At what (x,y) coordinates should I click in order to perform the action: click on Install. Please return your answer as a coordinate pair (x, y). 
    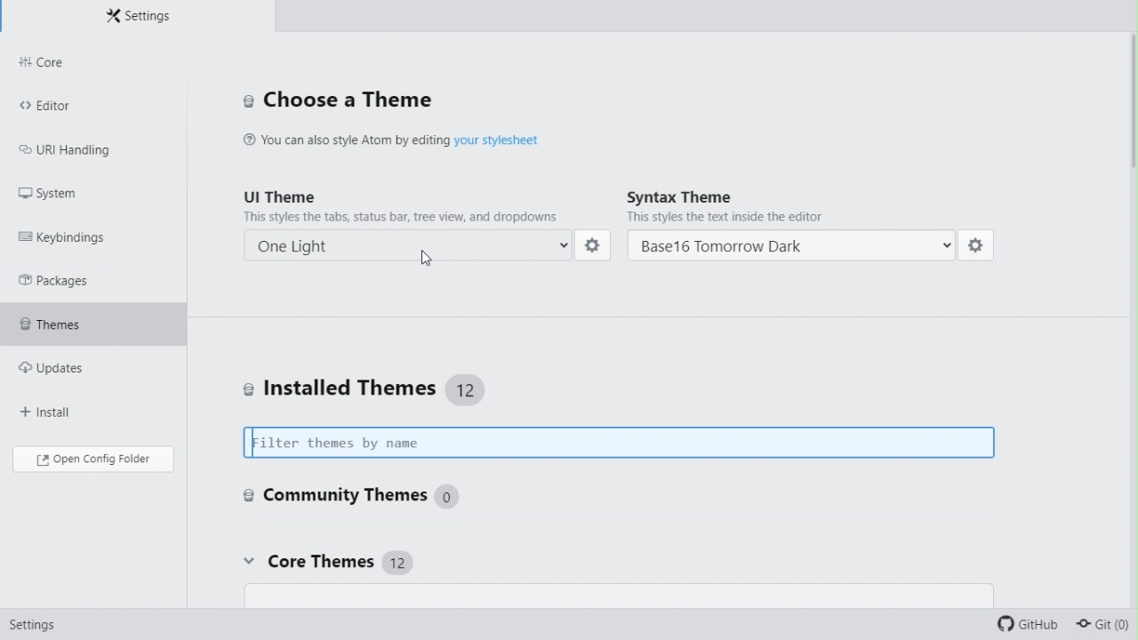
    Looking at the image, I should click on (68, 404).